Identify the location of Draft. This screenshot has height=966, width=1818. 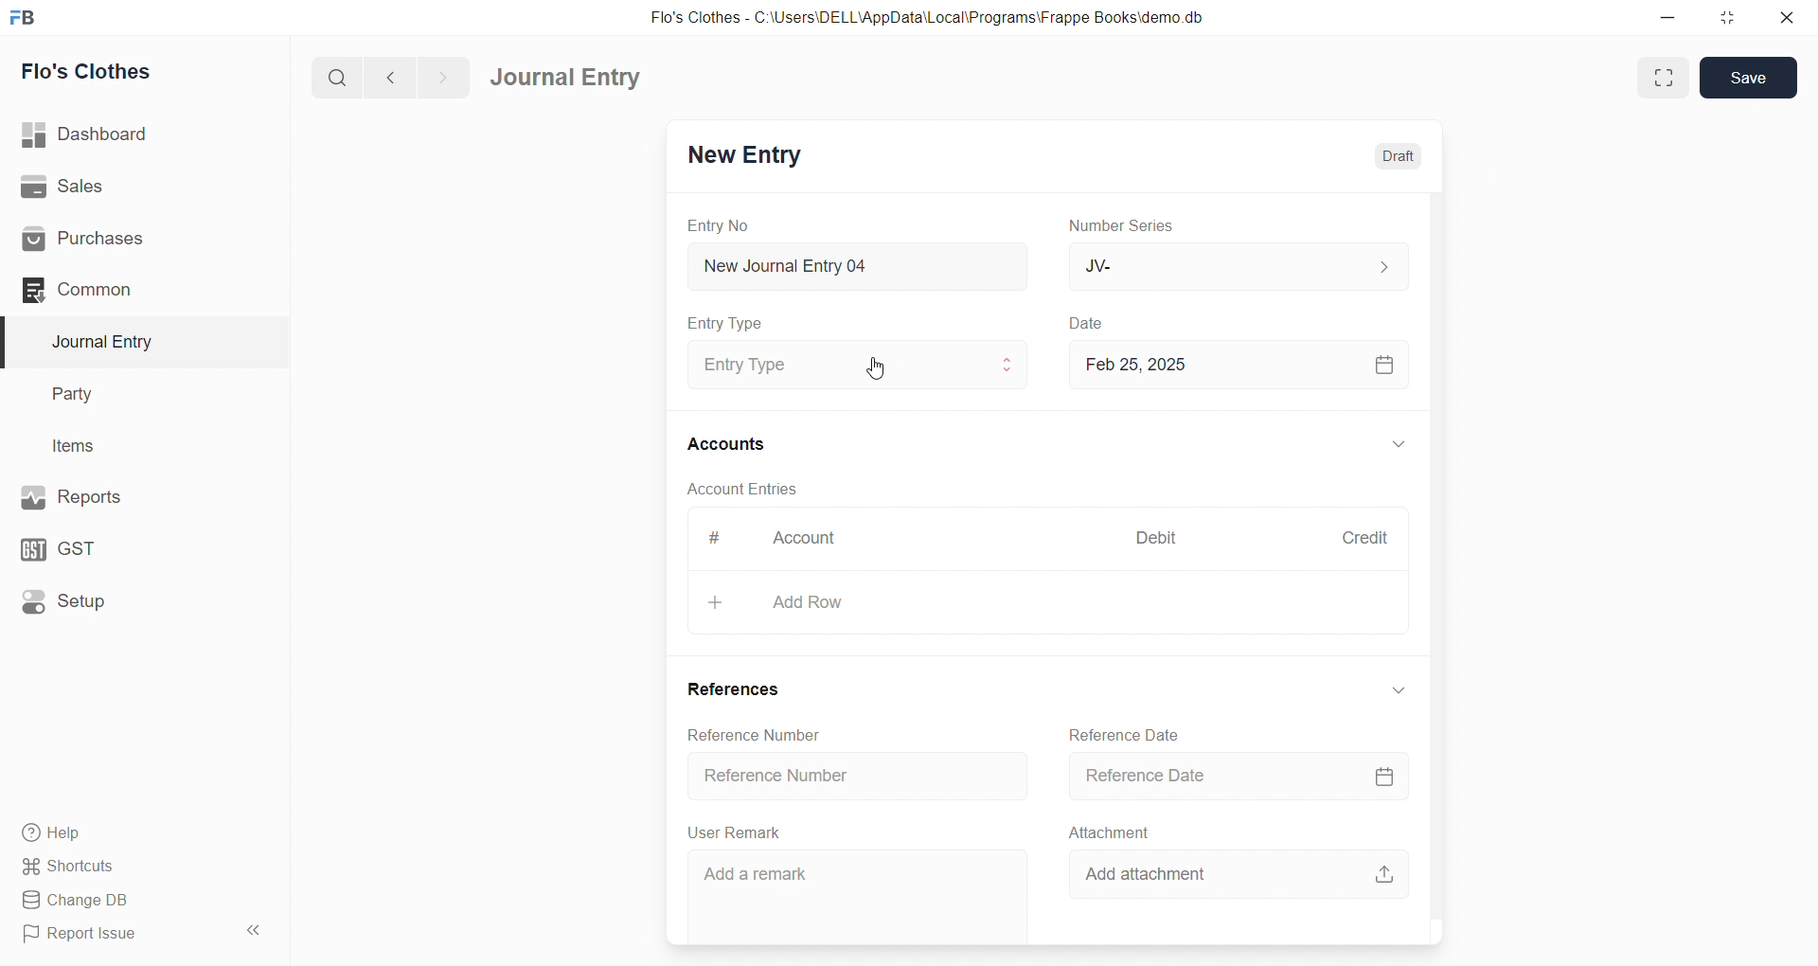
(1399, 156).